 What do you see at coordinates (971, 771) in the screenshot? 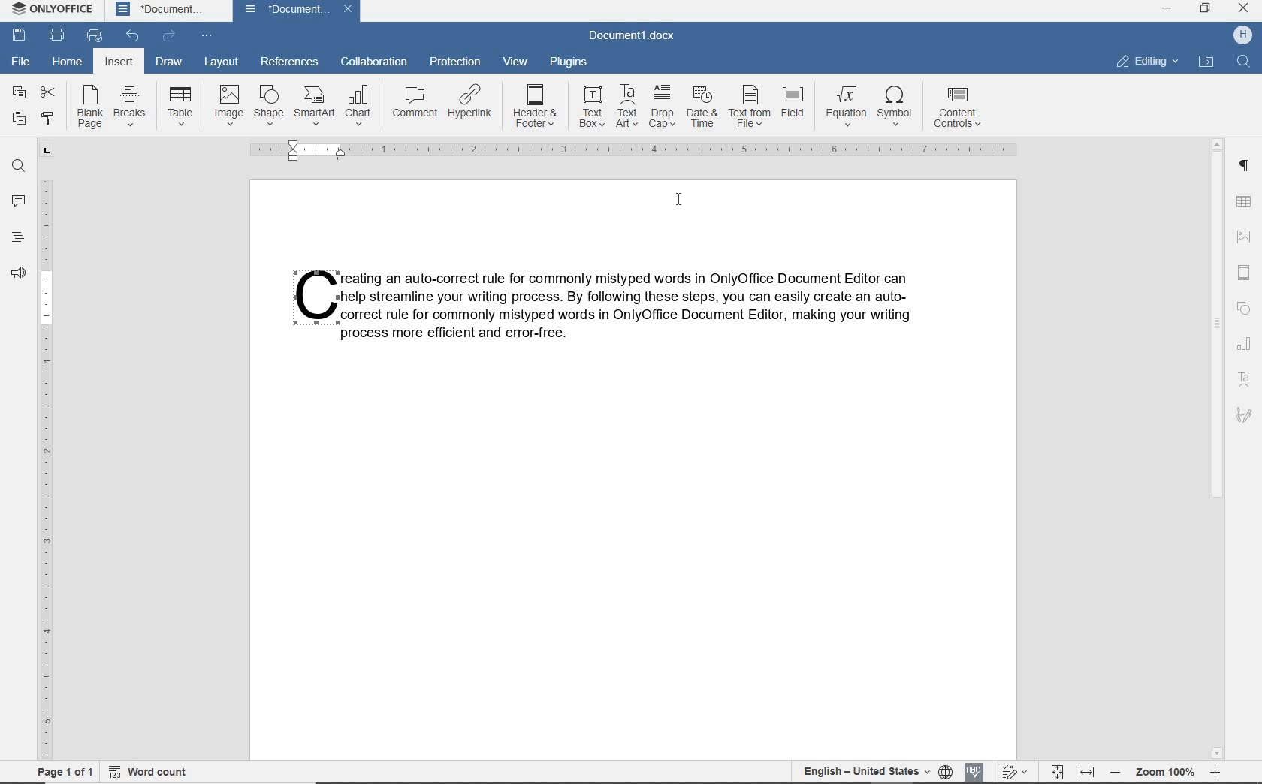
I see `spell checking` at bounding box center [971, 771].